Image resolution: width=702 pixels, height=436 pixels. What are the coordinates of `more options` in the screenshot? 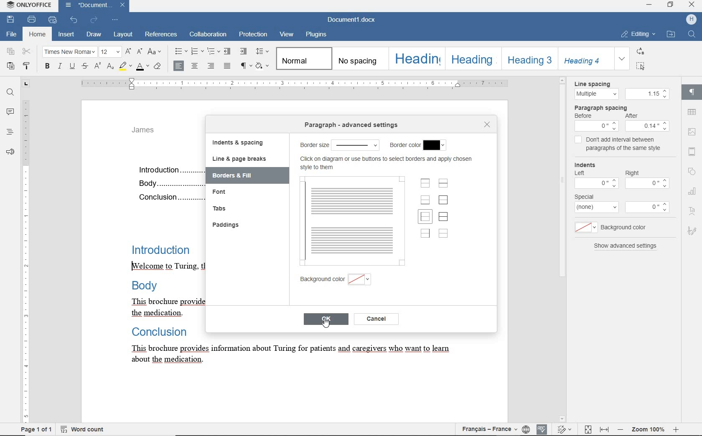 It's located at (584, 228).